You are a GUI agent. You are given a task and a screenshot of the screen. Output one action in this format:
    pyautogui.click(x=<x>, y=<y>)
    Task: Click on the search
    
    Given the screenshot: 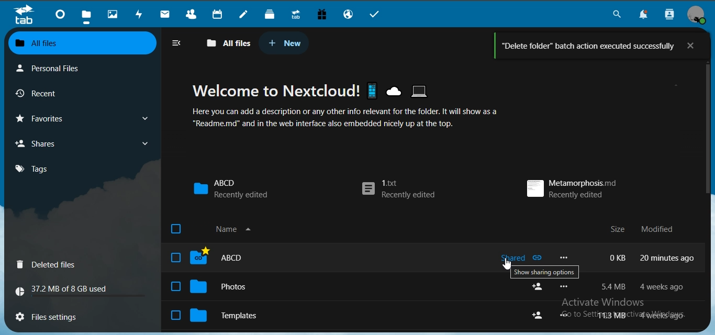 What is the action you would take?
    pyautogui.click(x=616, y=14)
    